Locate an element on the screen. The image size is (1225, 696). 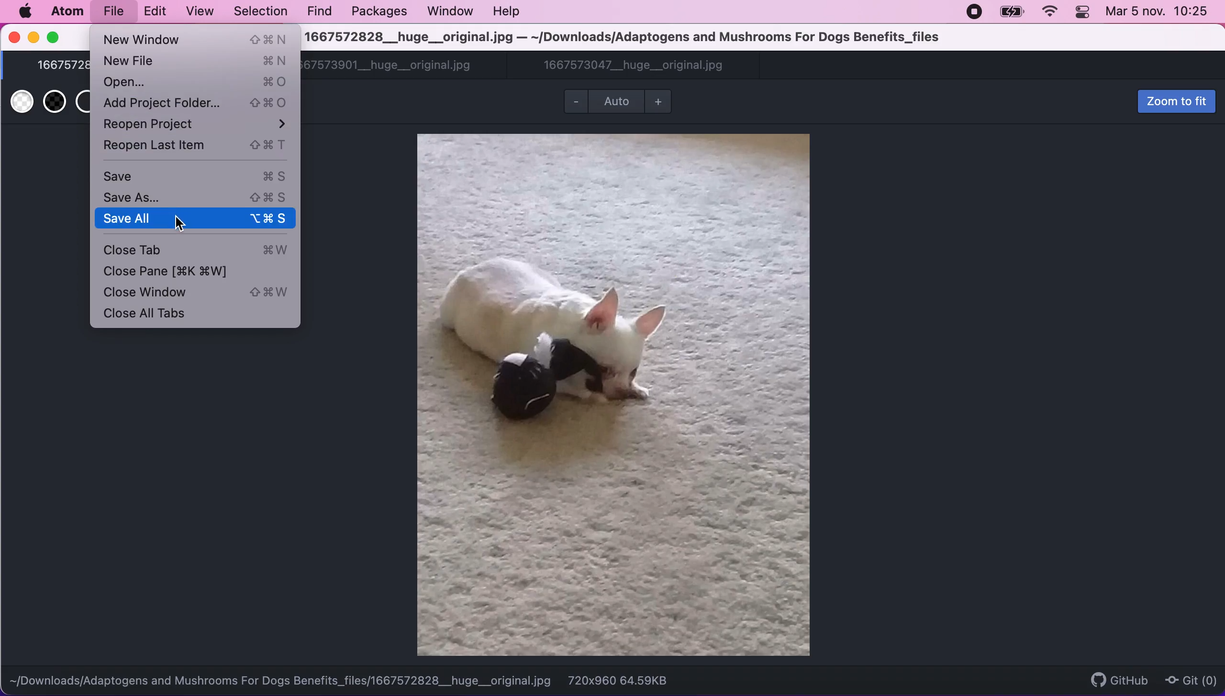
zoom in is located at coordinates (659, 102).